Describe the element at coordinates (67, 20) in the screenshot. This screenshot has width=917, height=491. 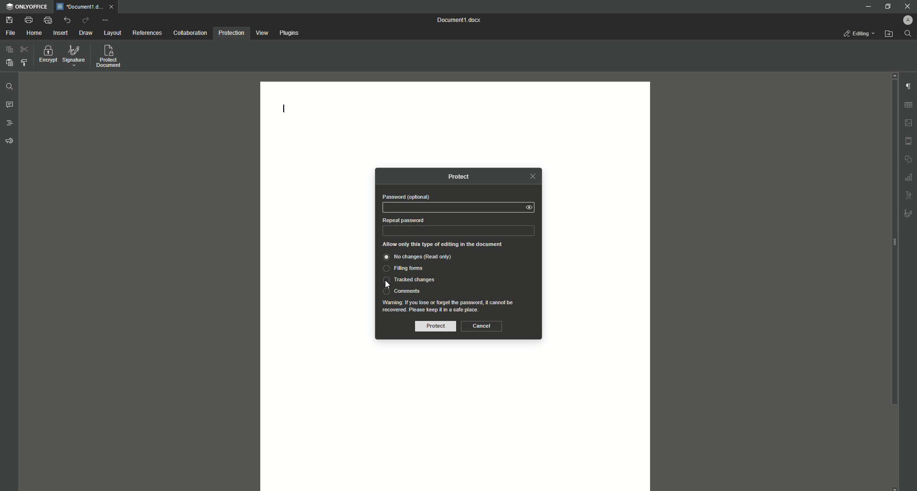
I see `Undo` at that location.